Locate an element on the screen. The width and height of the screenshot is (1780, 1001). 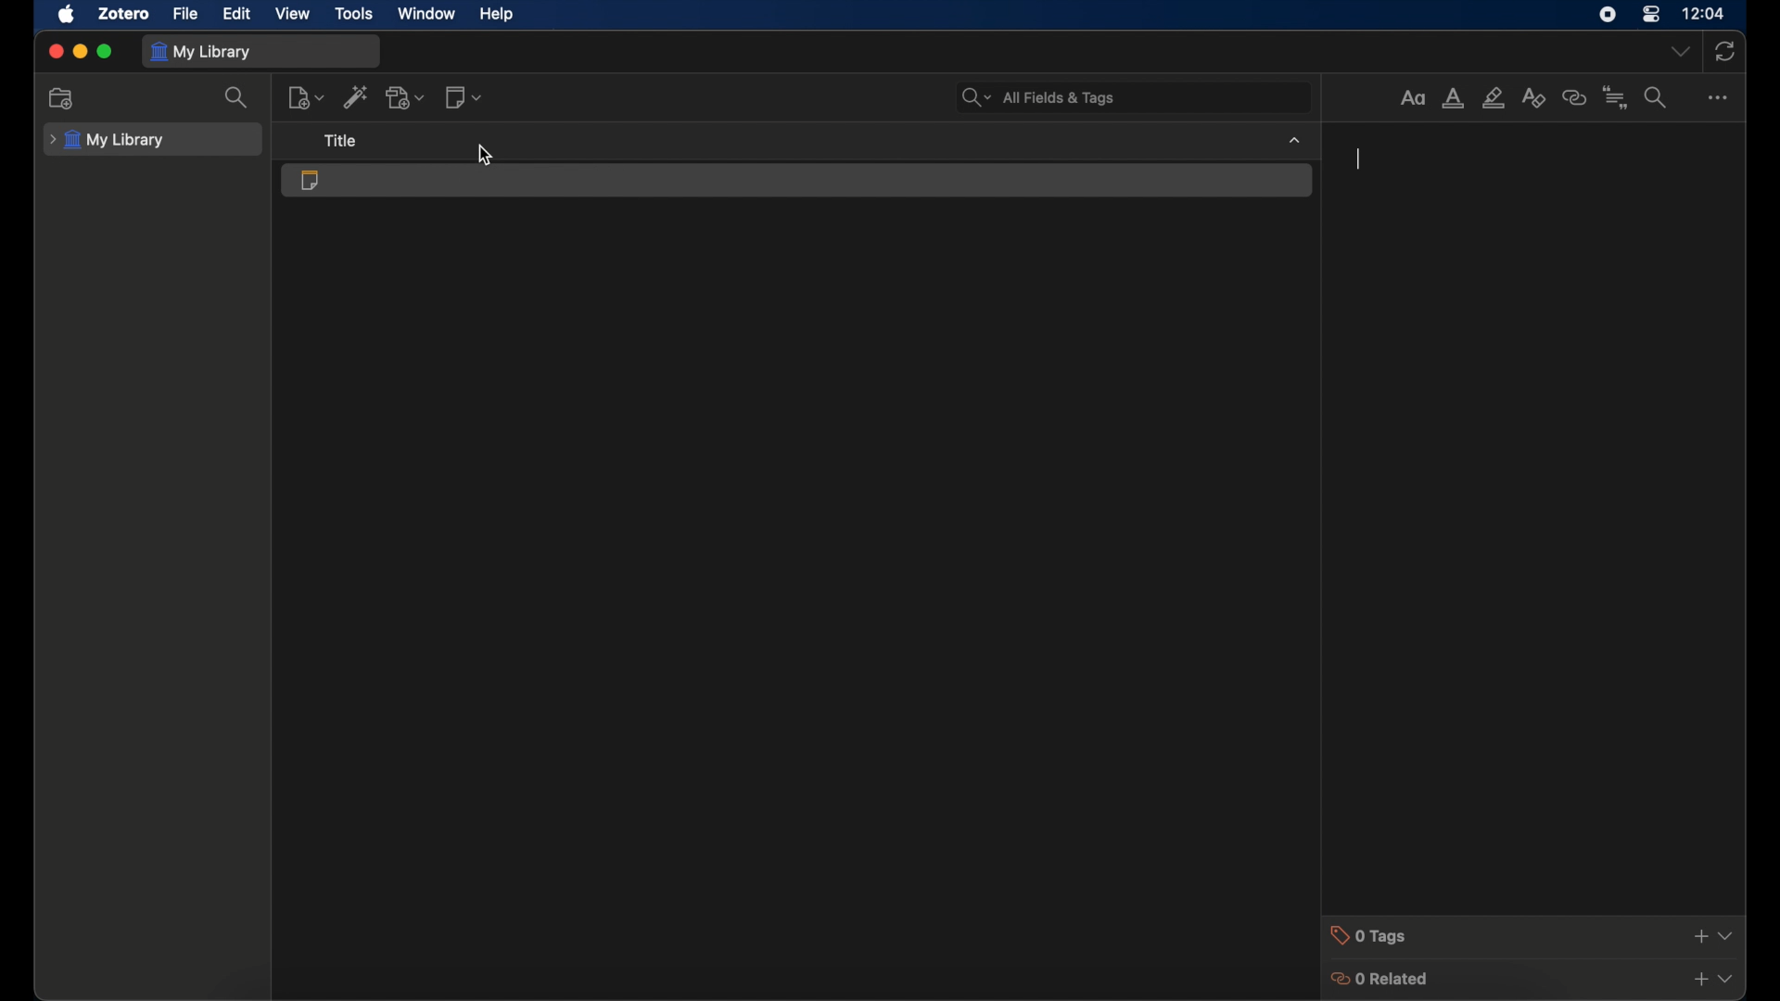
text cursor is located at coordinates (1359, 158).